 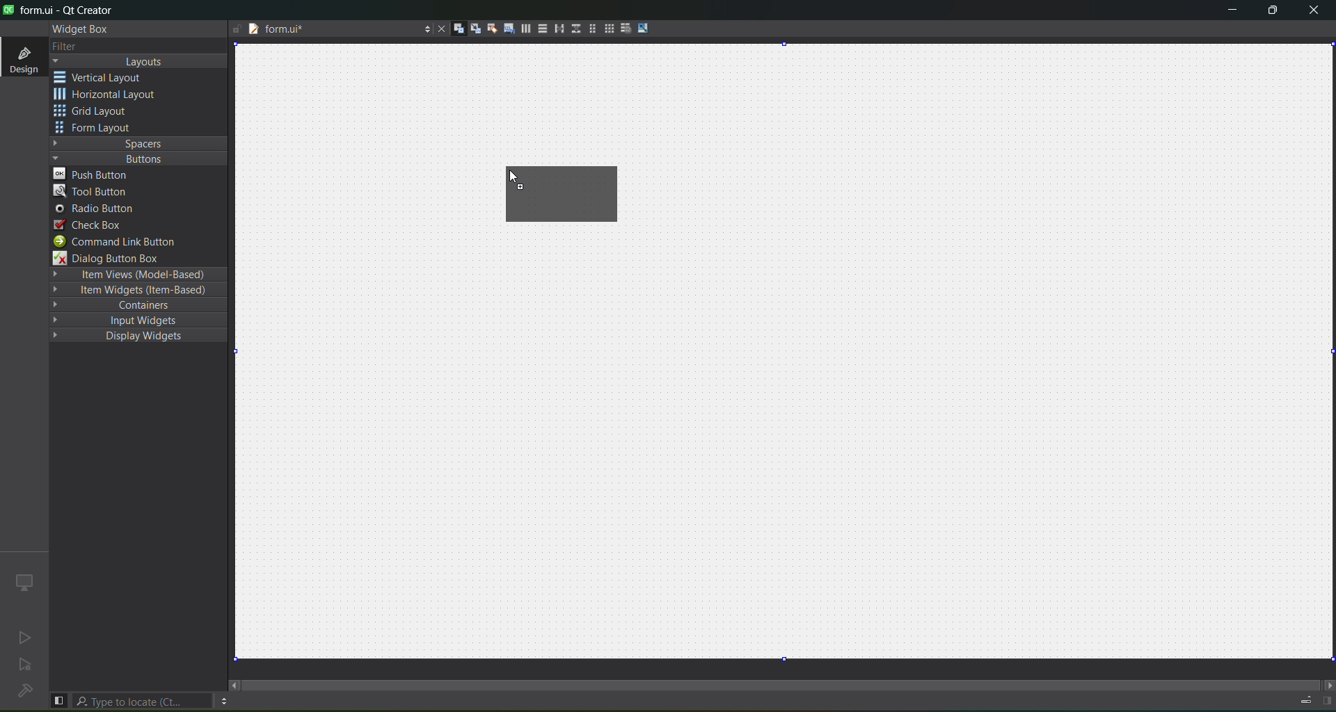 What do you see at coordinates (608, 30) in the screenshot?
I see `layout in a grid` at bounding box center [608, 30].